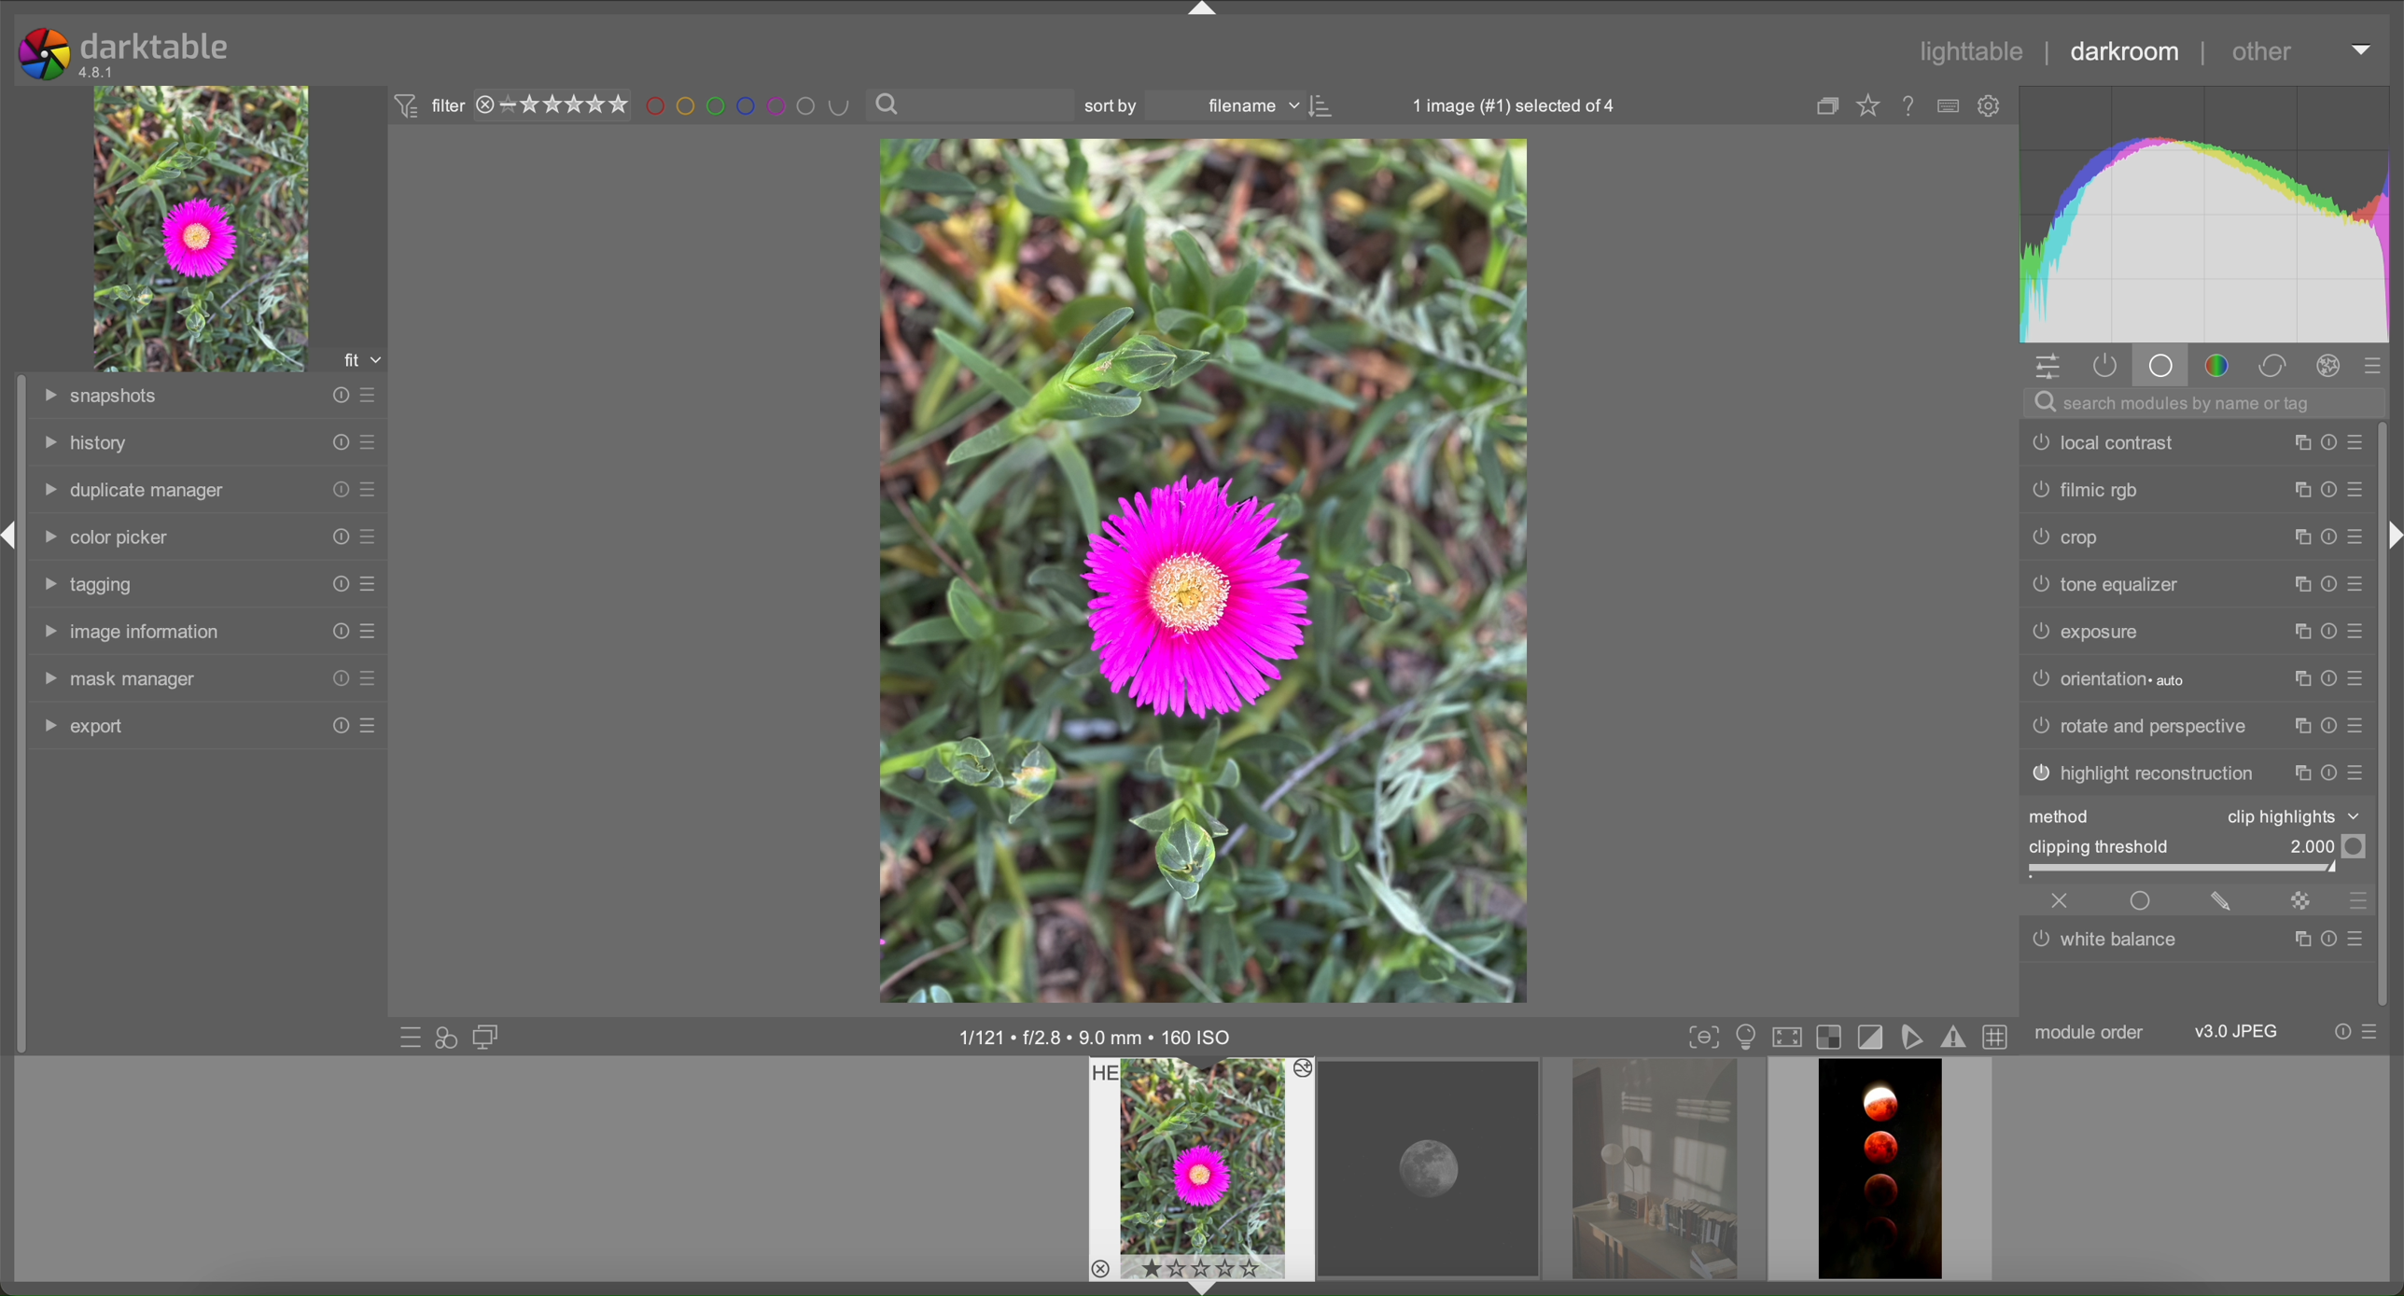 This screenshot has width=2404, height=1296. What do you see at coordinates (2325, 444) in the screenshot?
I see `reset presets` at bounding box center [2325, 444].